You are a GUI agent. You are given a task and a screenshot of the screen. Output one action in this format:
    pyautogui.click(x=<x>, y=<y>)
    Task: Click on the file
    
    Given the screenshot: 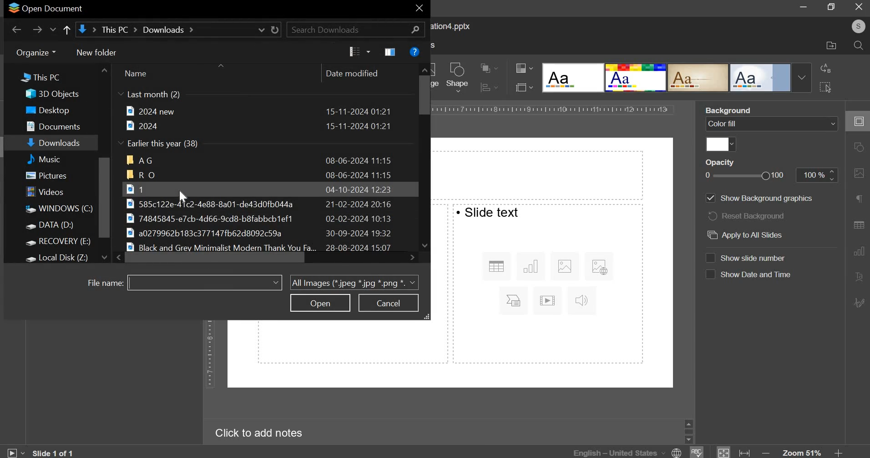 What is the action you would take?
    pyautogui.click(x=258, y=111)
    